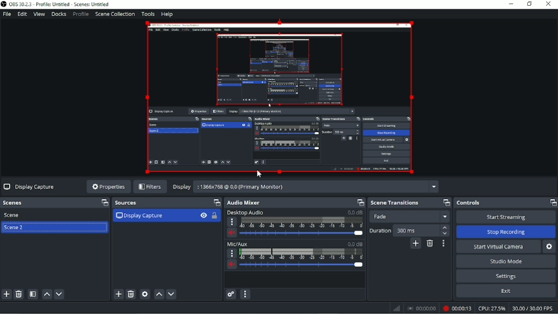 This screenshot has height=314, width=558. I want to click on Video, so click(279, 98).